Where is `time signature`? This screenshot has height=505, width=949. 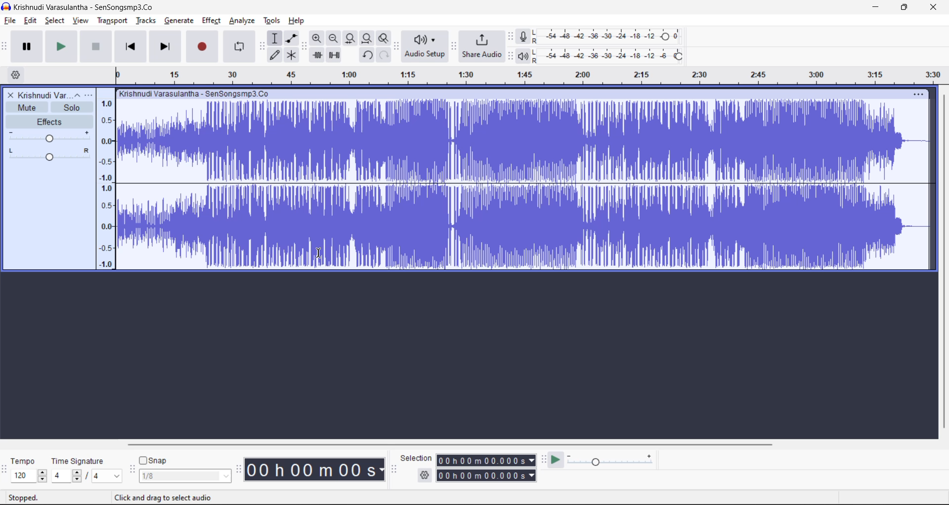 time signature is located at coordinates (81, 462).